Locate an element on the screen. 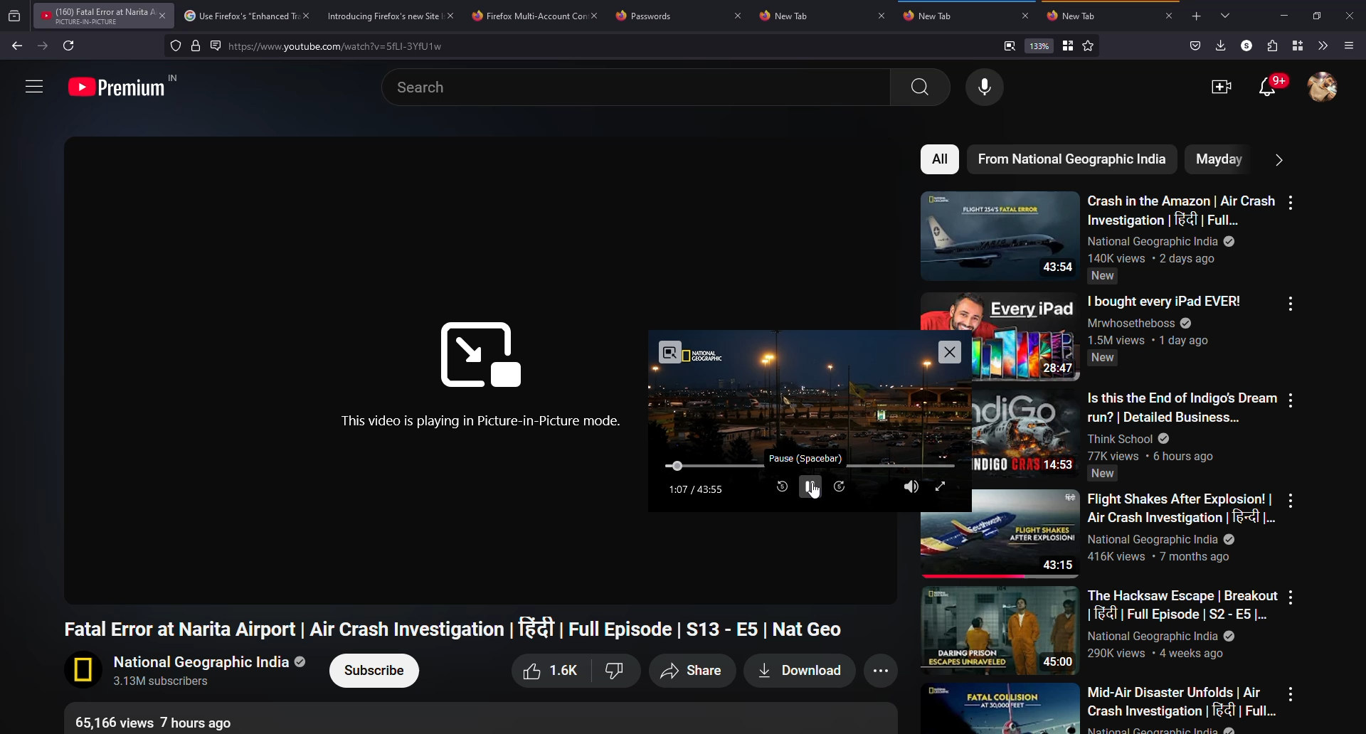 The height and width of the screenshot is (734, 1366). Video thumbnail is located at coordinates (1000, 708).